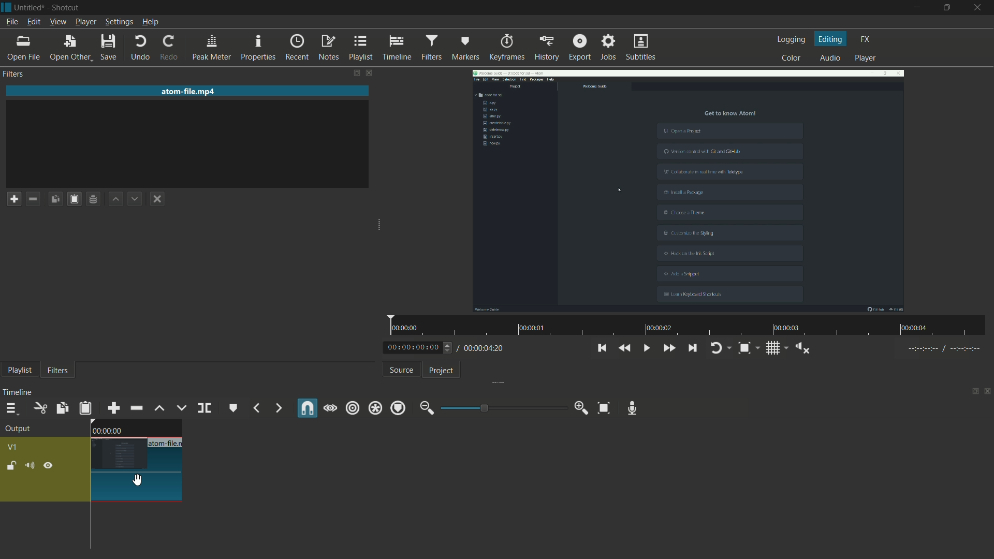 Image resolution: width=994 pixels, height=559 pixels. What do you see at coordinates (33, 21) in the screenshot?
I see `edit menu` at bounding box center [33, 21].